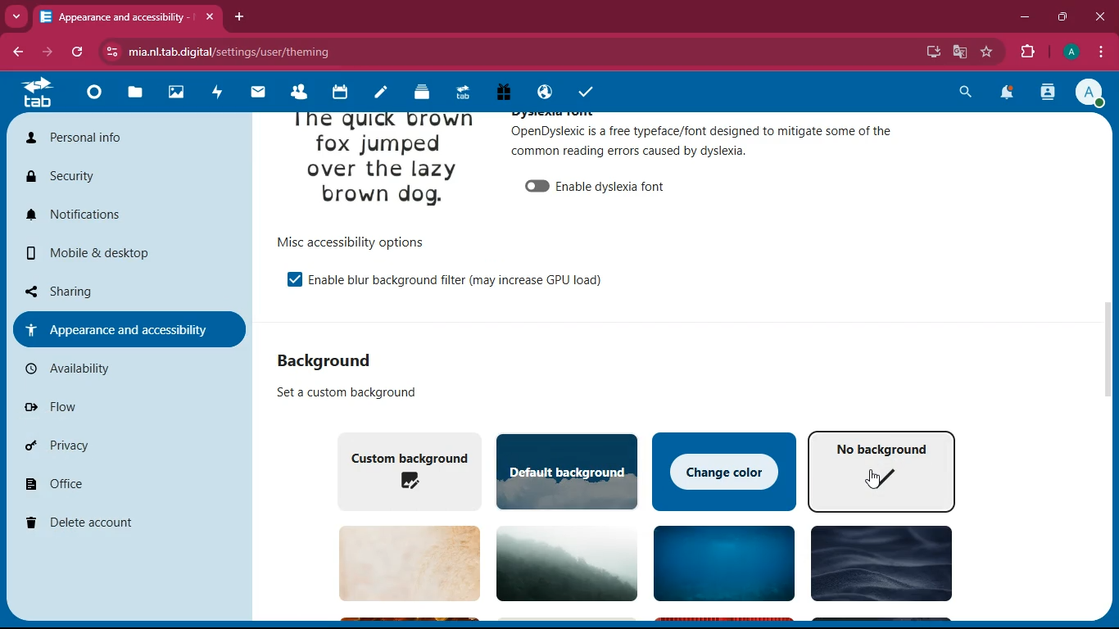 The image size is (1119, 629). I want to click on privacy, so click(112, 446).